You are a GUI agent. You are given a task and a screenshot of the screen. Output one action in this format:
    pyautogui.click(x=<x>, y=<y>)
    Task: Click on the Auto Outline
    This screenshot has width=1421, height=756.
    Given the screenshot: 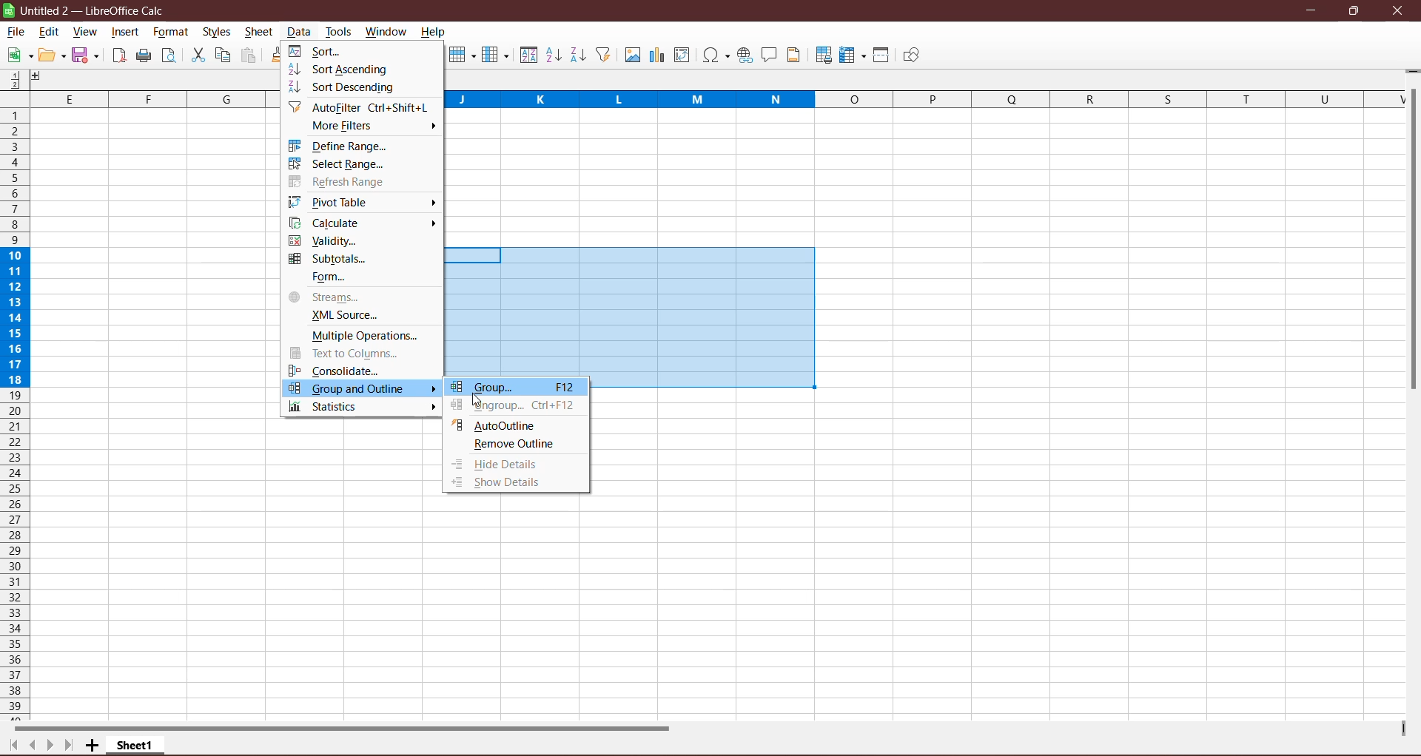 What is the action you would take?
    pyautogui.click(x=495, y=425)
    